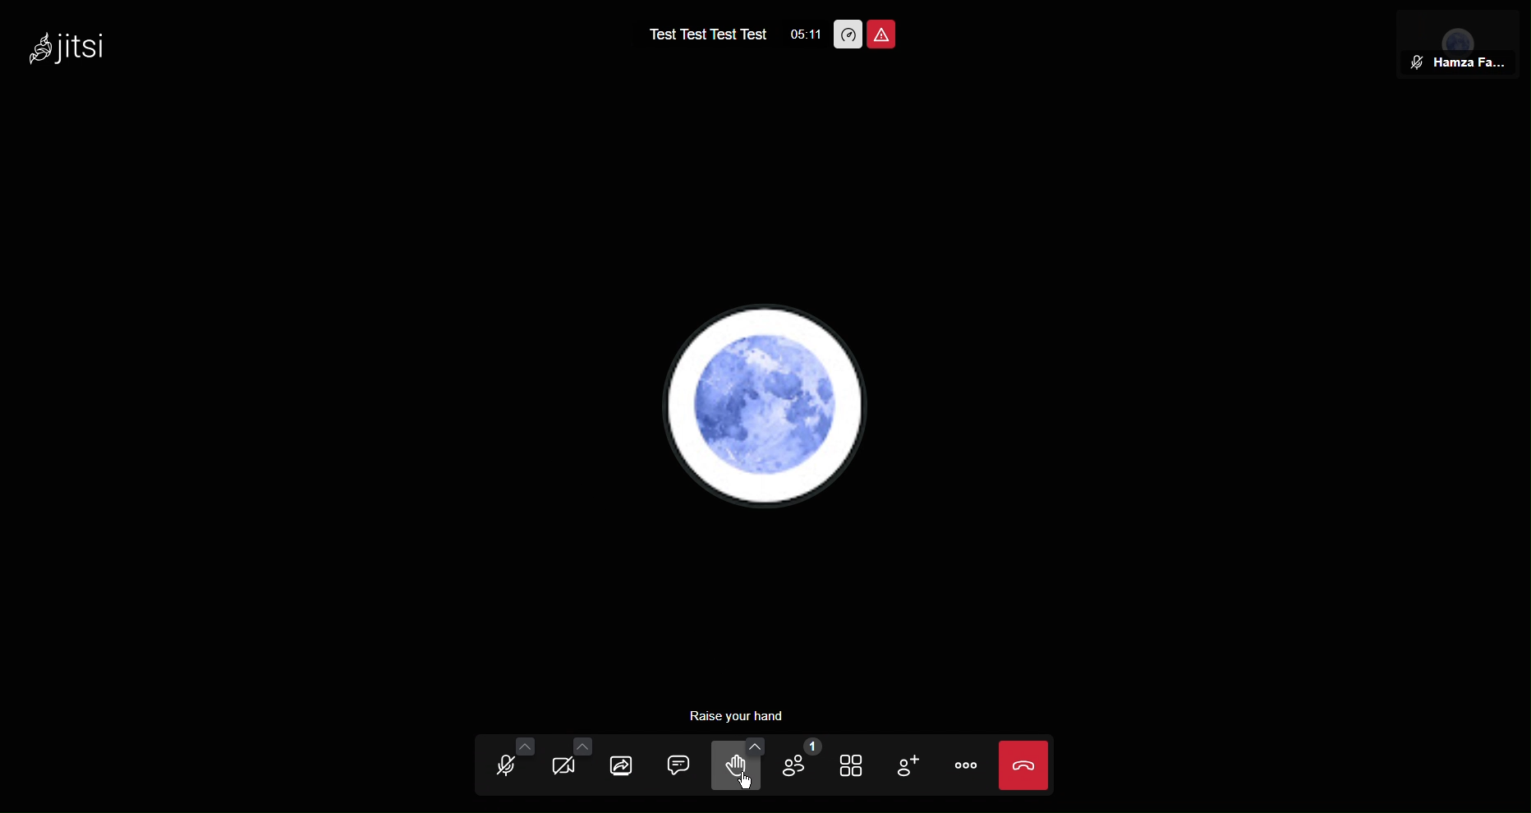  I want to click on Comments, so click(683, 762).